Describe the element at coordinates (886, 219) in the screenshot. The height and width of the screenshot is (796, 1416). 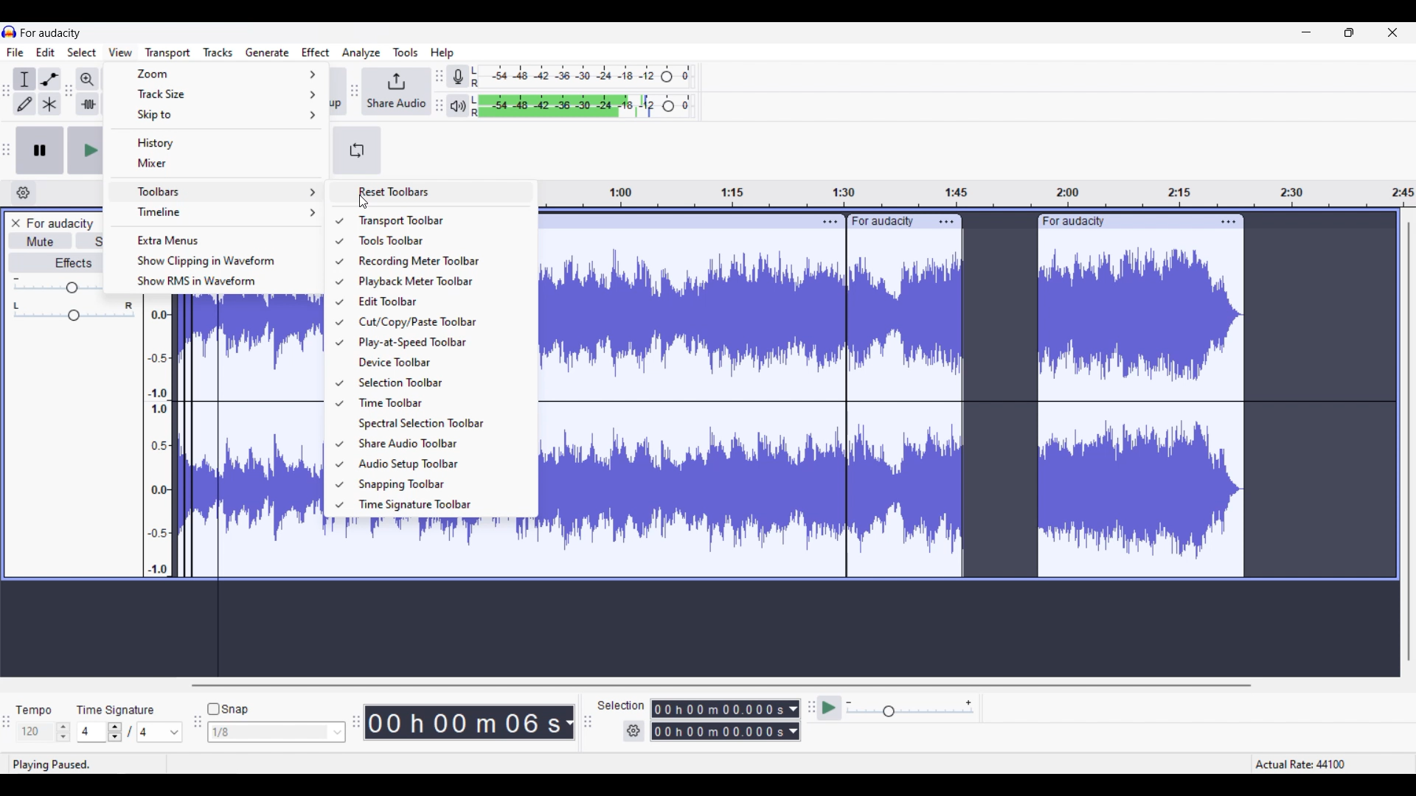
I see `click to drag` at that location.